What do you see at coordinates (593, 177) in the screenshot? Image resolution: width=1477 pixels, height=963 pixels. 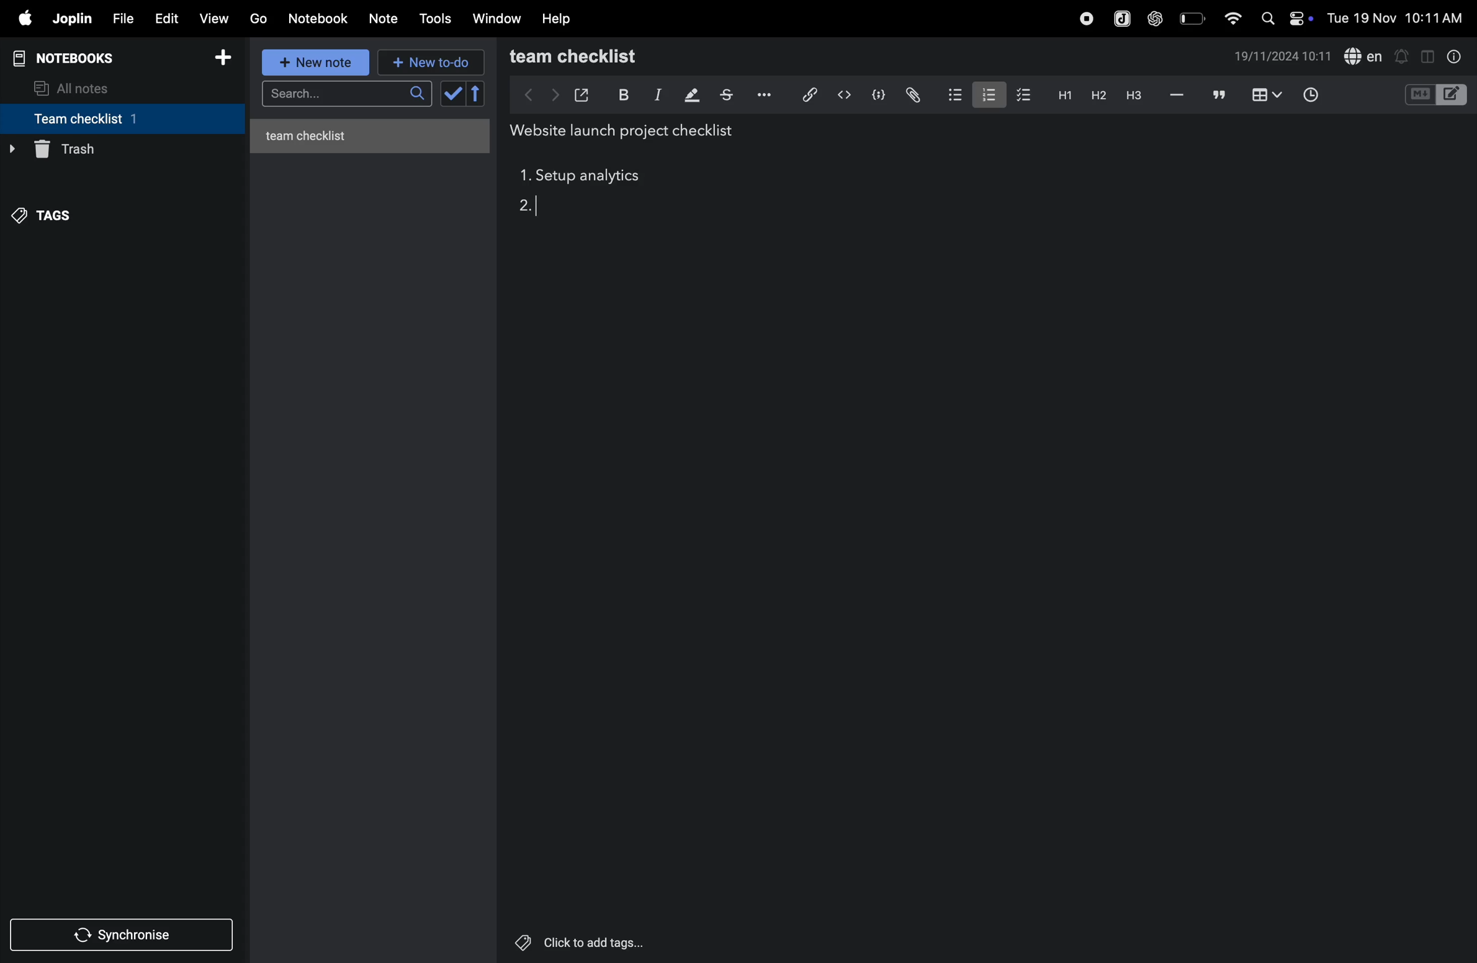 I see `setup analytics` at bounding box center [593, 177].